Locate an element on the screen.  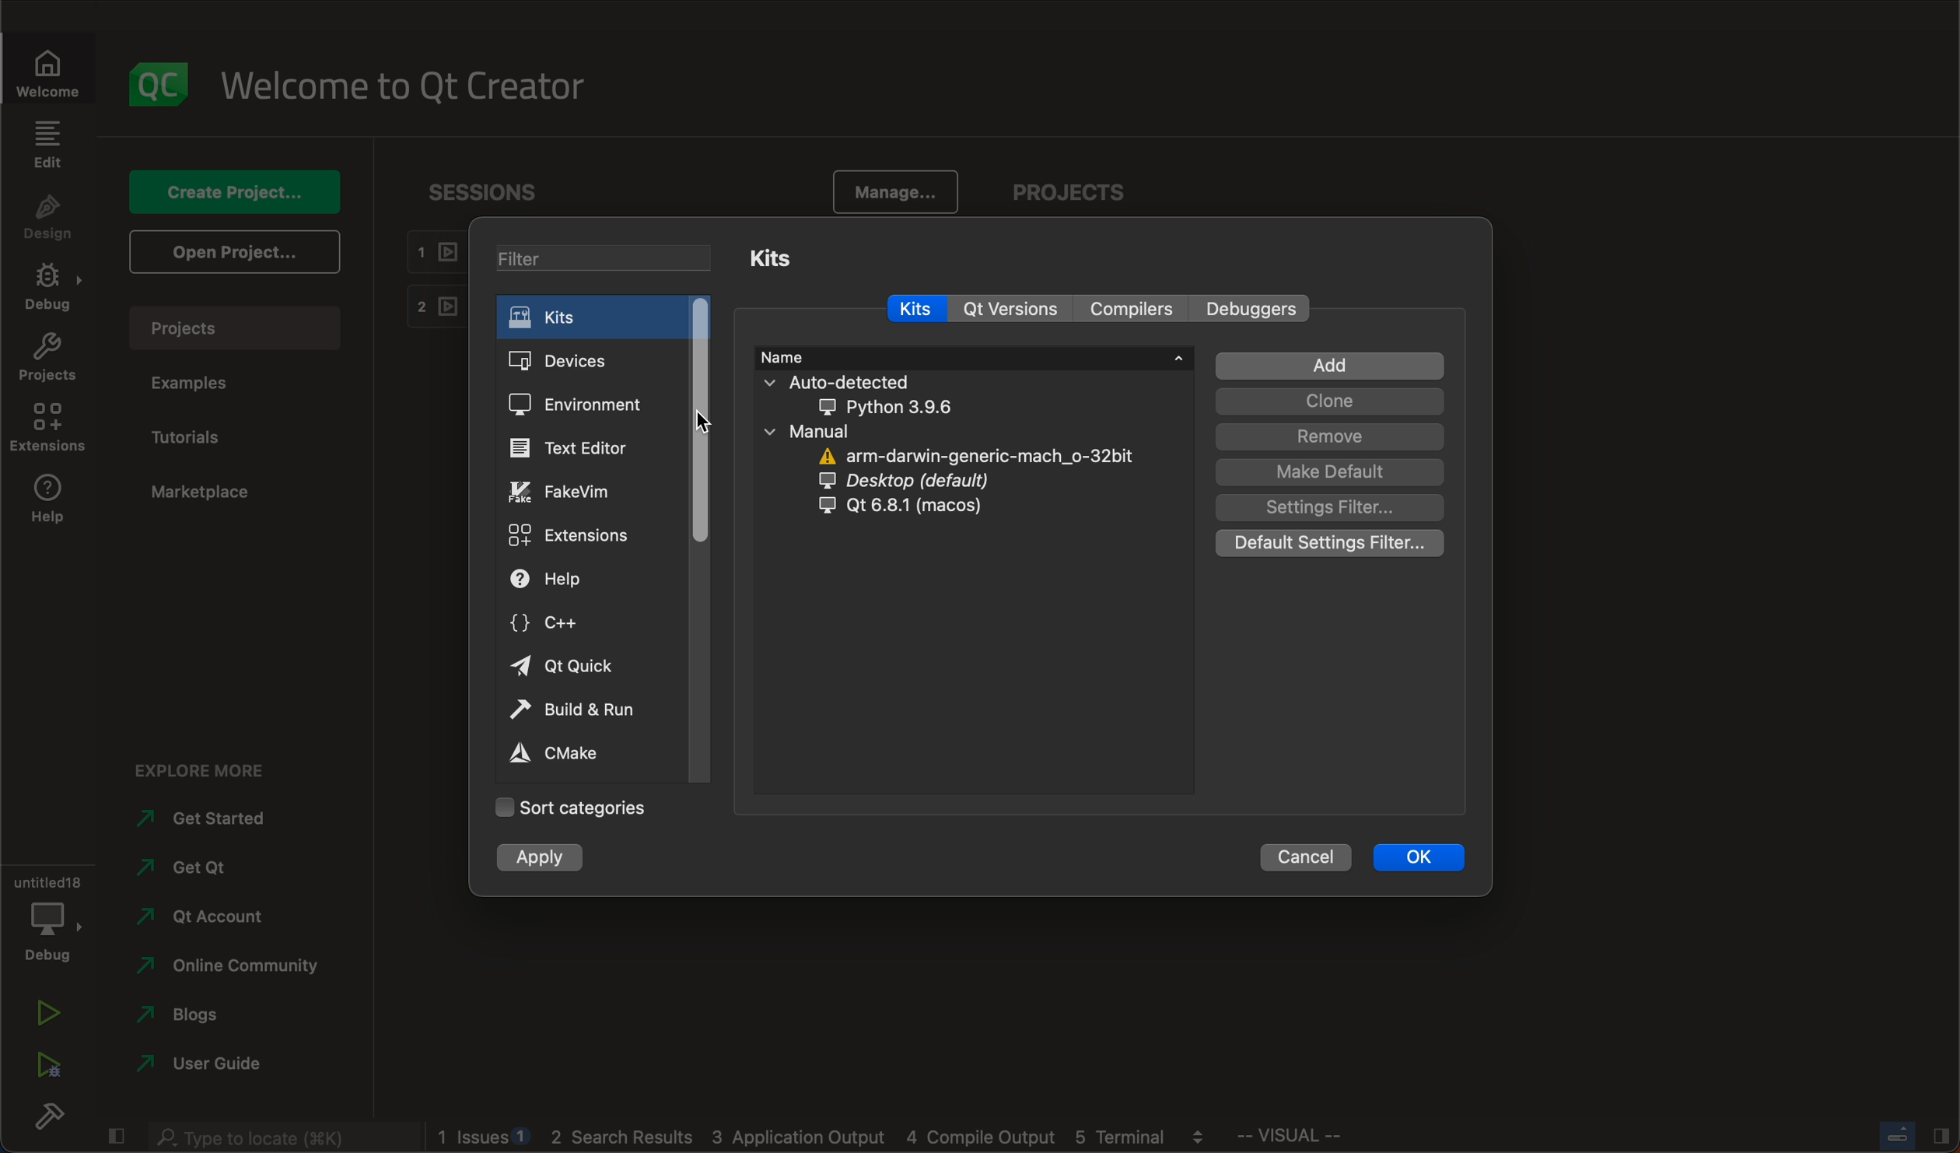
c++ is located at coordinates (567, 624).